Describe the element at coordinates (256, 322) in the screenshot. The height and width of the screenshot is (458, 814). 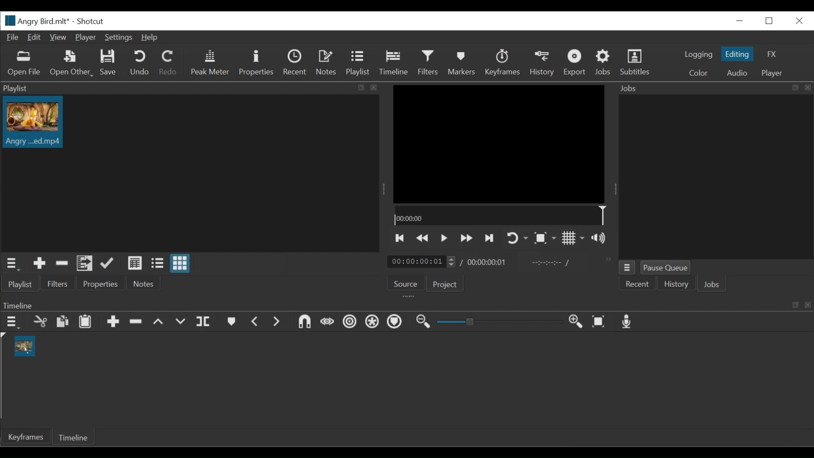
I see `Previous marker` at that location.